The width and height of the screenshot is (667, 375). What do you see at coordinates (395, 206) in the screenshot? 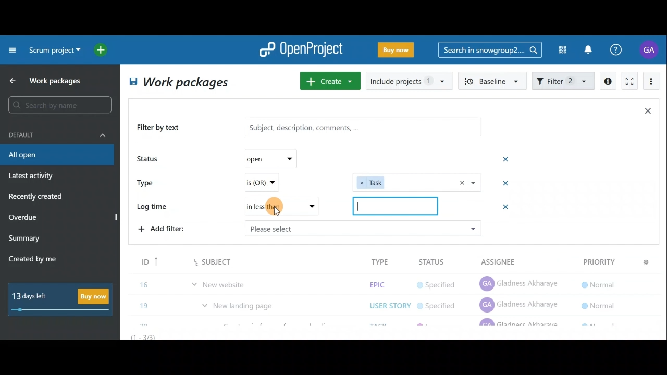
I see `` at bounding box center [395, 206].